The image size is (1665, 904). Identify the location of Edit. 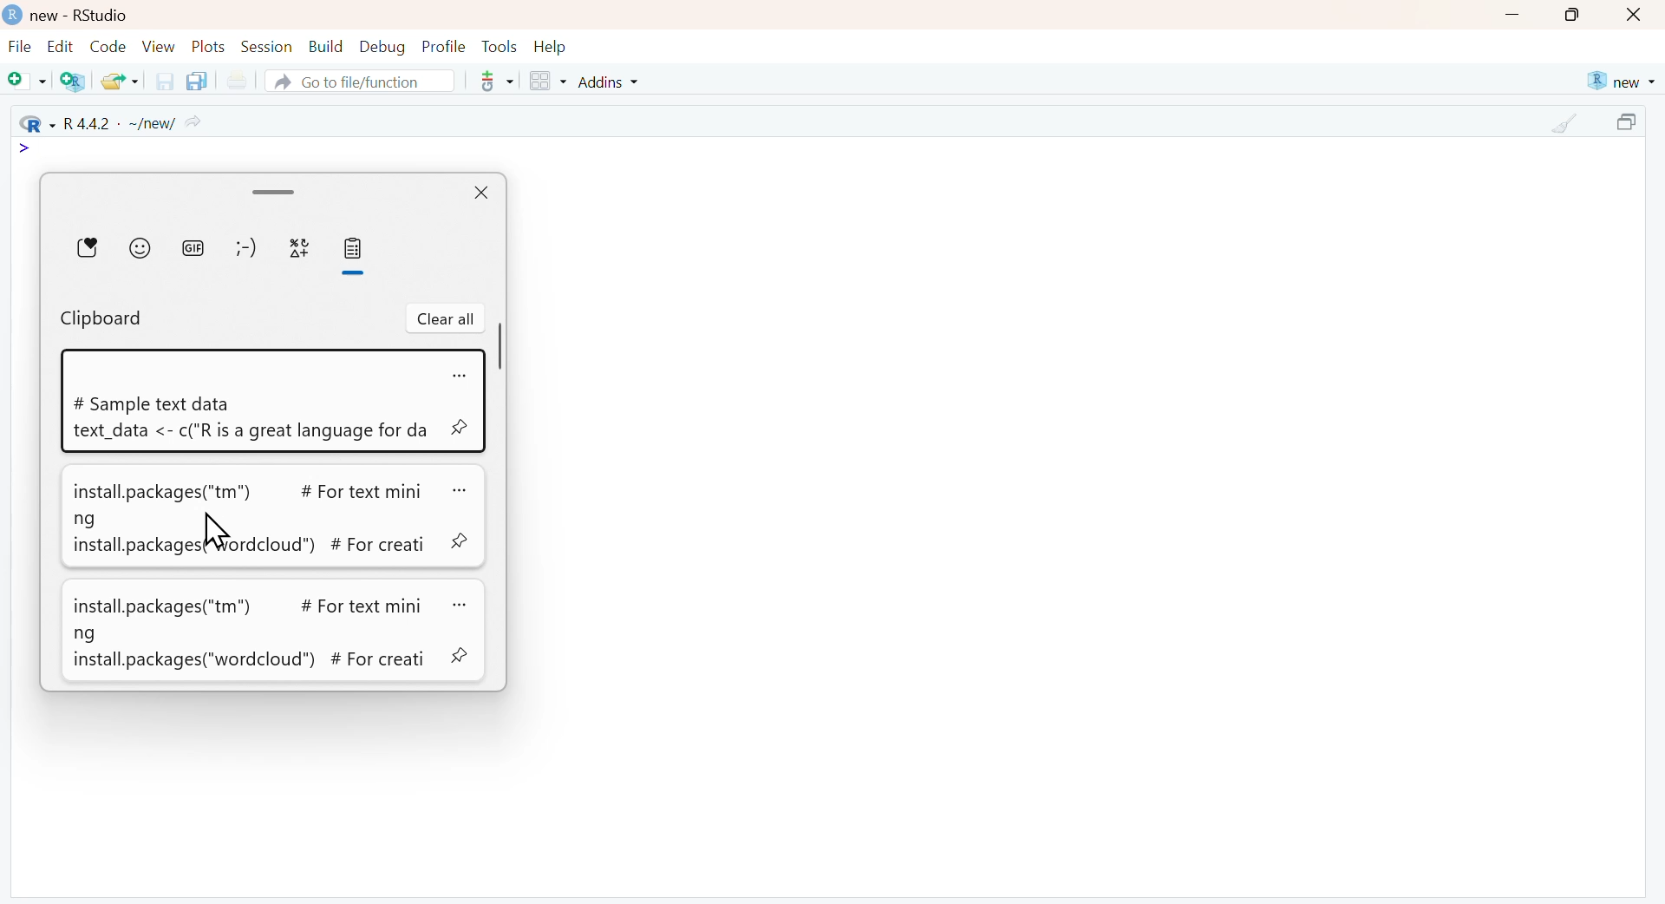
(59, 47).